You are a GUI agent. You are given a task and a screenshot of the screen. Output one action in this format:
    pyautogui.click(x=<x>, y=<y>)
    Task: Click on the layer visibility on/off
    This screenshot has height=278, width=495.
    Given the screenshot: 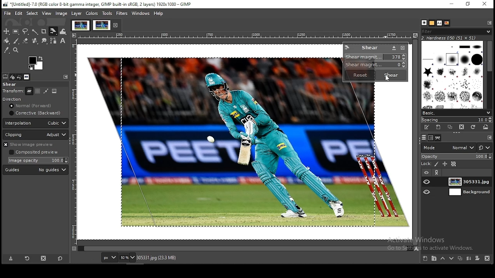 What is the action you would take?
    pyautogui.click(x=427, y=181)
    